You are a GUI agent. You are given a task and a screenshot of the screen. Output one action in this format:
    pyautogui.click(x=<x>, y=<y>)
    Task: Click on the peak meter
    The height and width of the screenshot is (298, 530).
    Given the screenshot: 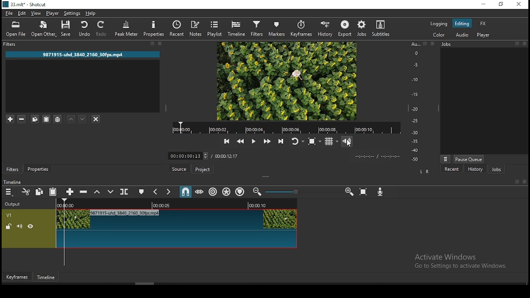 What is the action you would take?
    pyautogui.click(x=127, y=29)
    